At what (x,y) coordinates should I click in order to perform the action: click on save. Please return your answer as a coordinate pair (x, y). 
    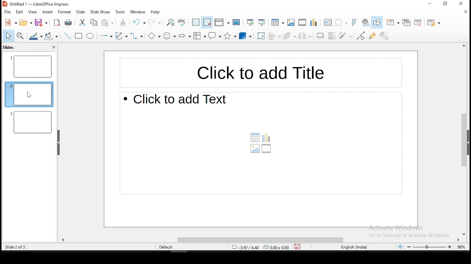
    Looking at the image, I should click on (299, 246).